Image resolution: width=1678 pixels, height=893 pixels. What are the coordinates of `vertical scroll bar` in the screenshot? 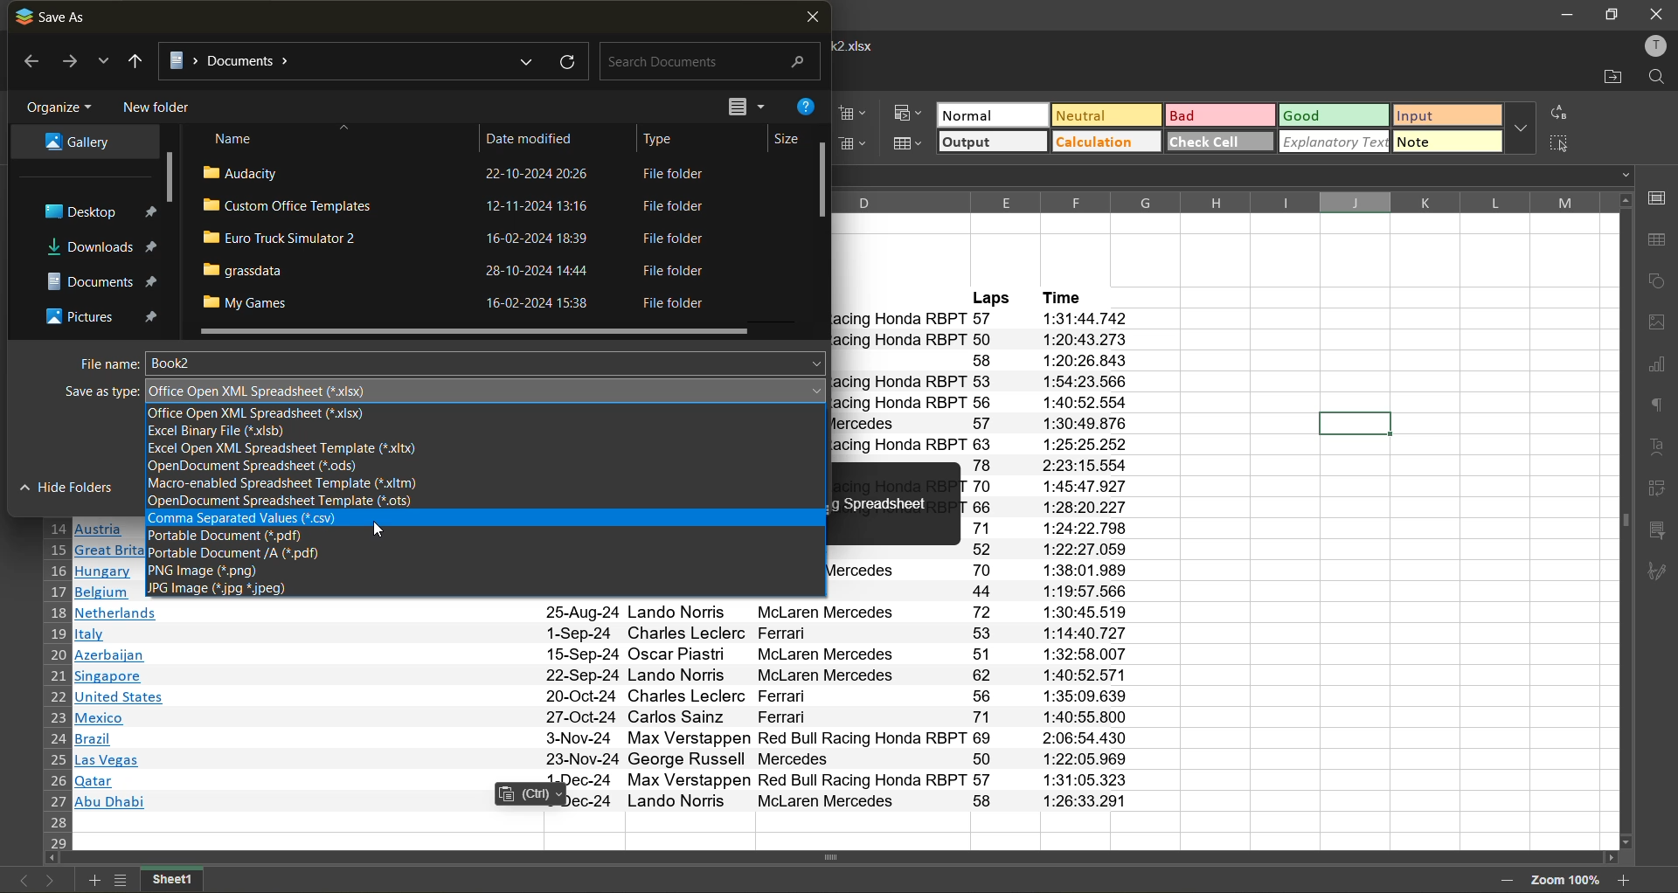 It's located at (169, 178).